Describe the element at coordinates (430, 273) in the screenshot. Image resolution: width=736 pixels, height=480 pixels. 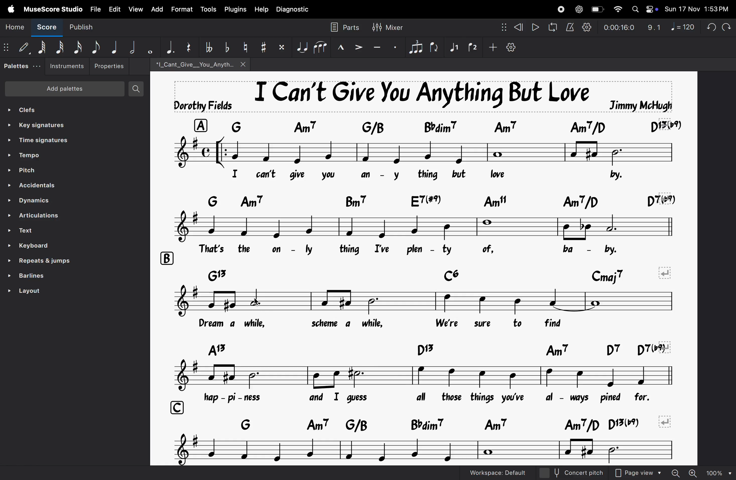
I see `keys` at that location.